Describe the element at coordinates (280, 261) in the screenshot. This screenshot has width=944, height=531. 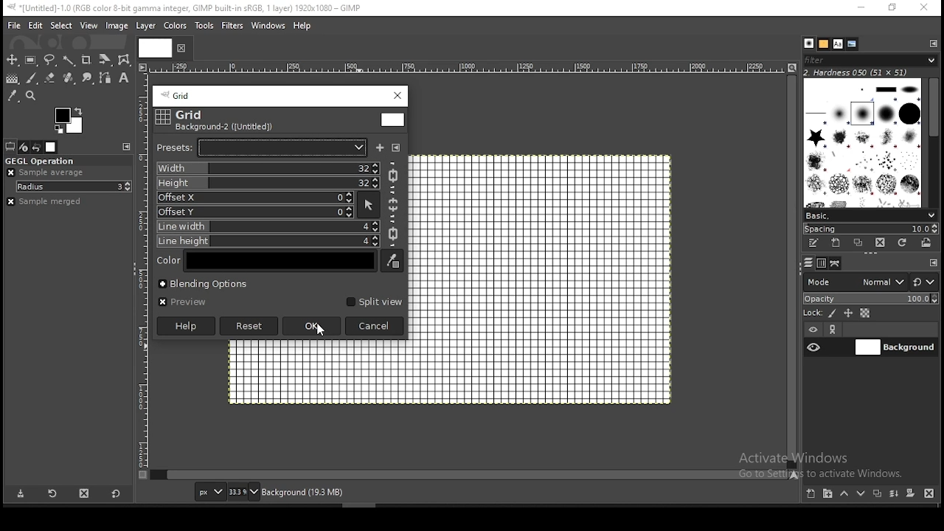
I see `color` at that location.